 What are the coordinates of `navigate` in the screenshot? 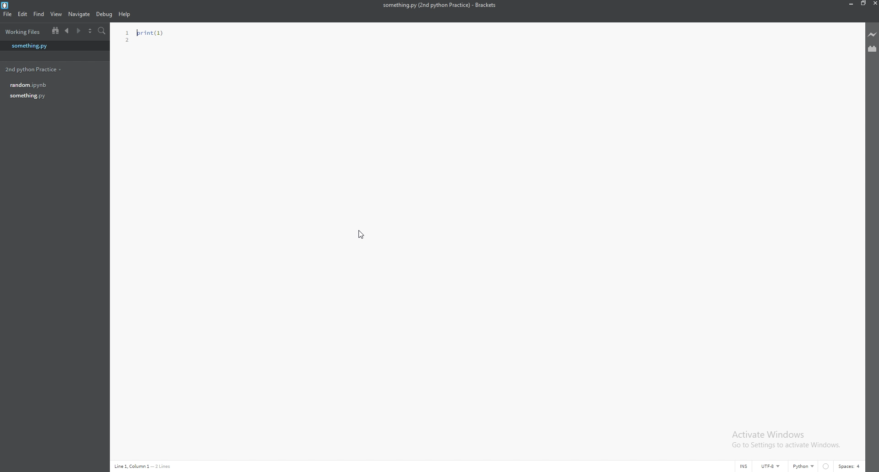 It's located at (80, 14).